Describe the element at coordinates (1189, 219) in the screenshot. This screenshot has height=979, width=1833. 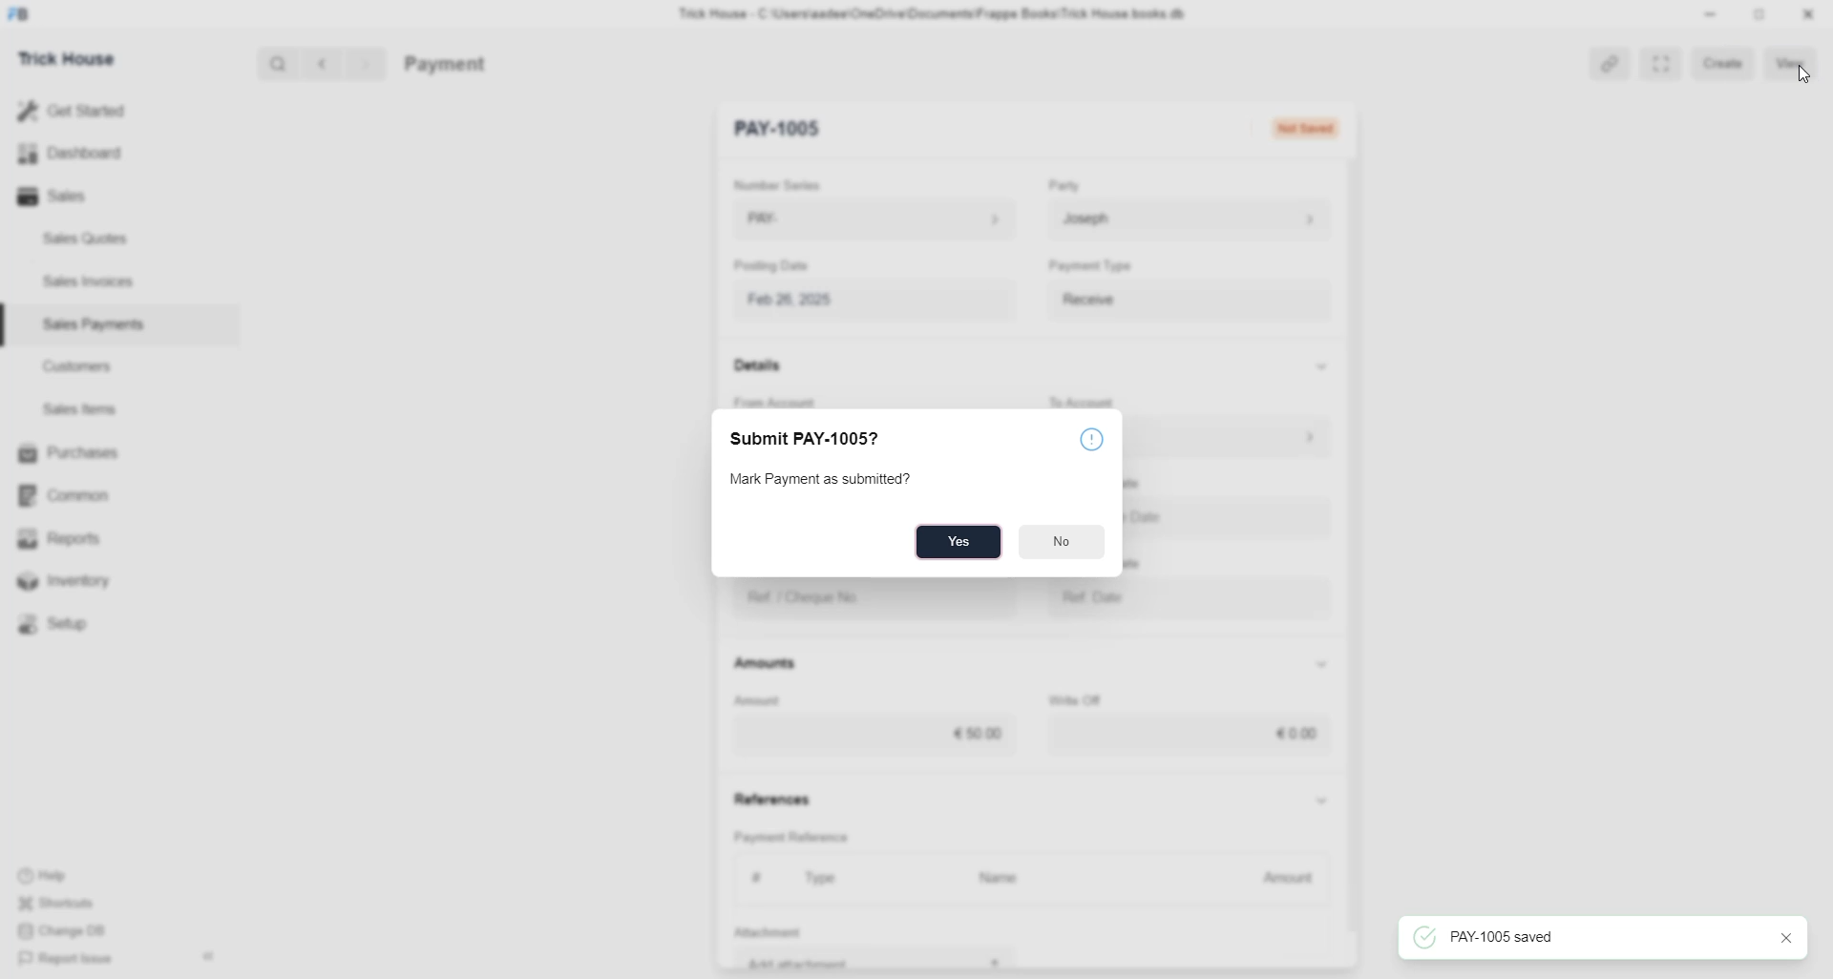
I see `Josep` at that location.